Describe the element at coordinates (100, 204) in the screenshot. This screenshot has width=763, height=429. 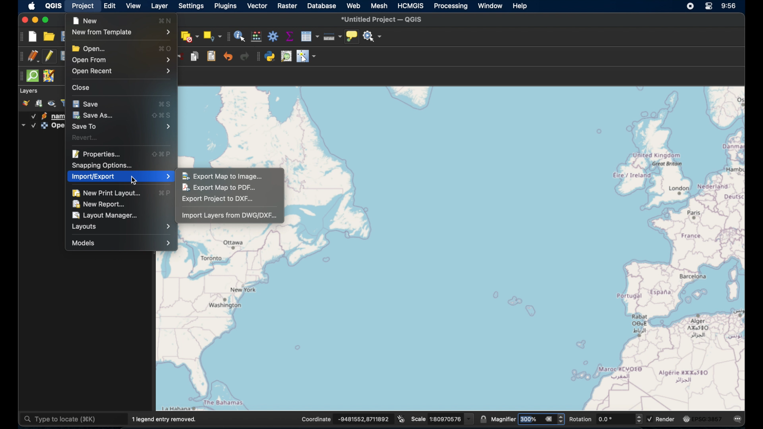
I see `new report` at that location.